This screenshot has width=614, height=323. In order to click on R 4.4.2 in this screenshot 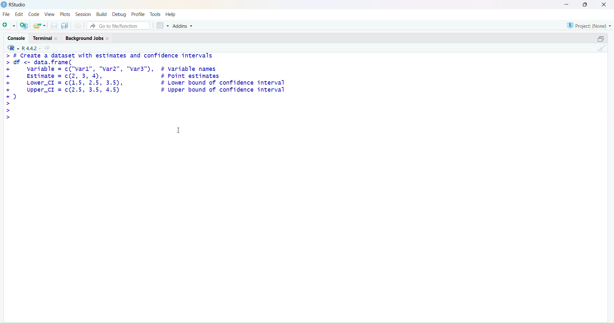, I will do `click(21, 48)`.